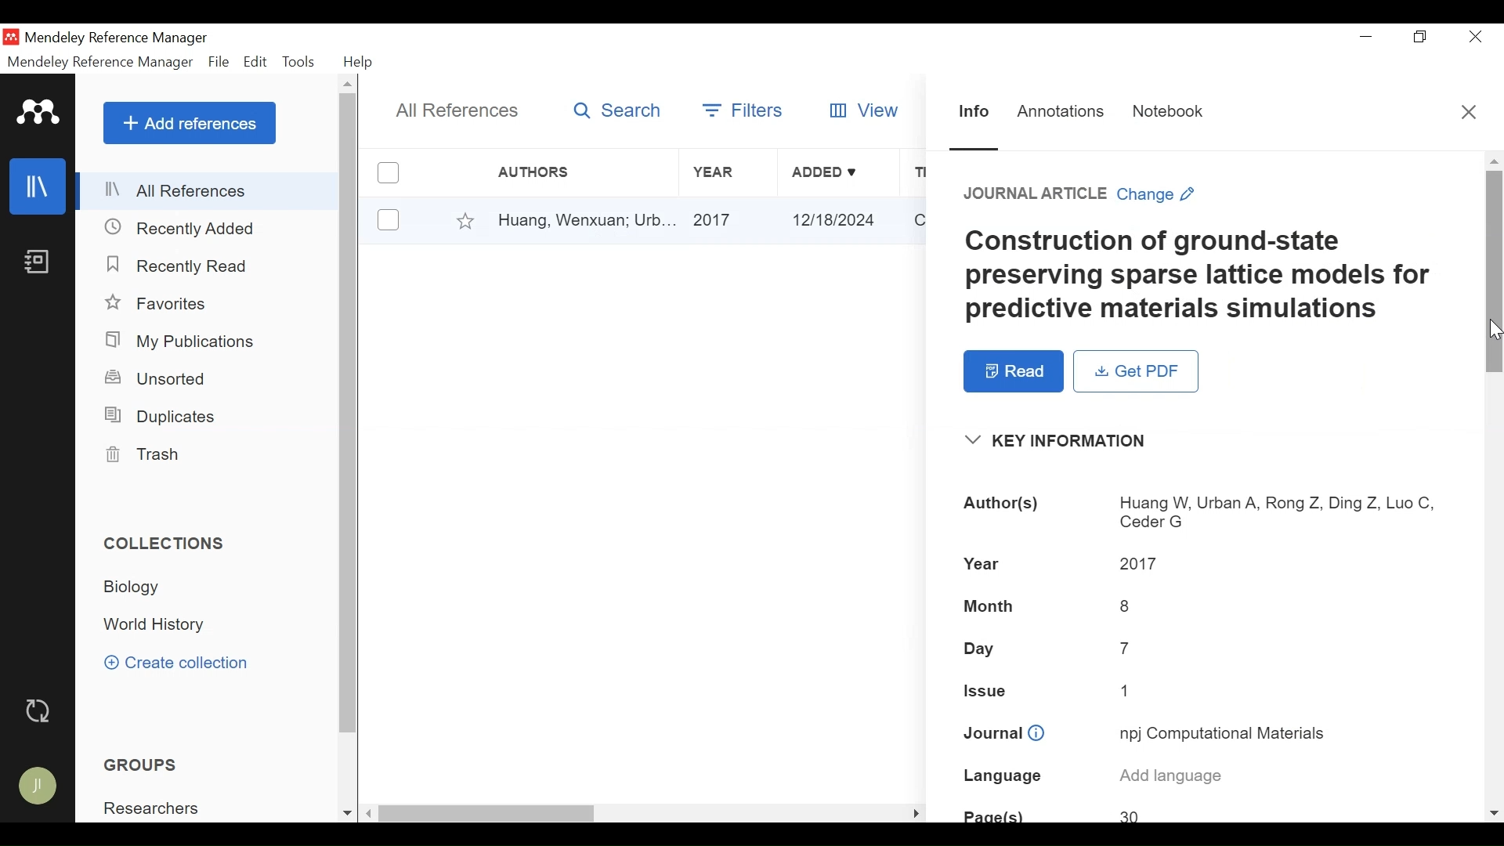 This screenshot has height=846, width=1504. I want to click on Filters, so click(743, 107).